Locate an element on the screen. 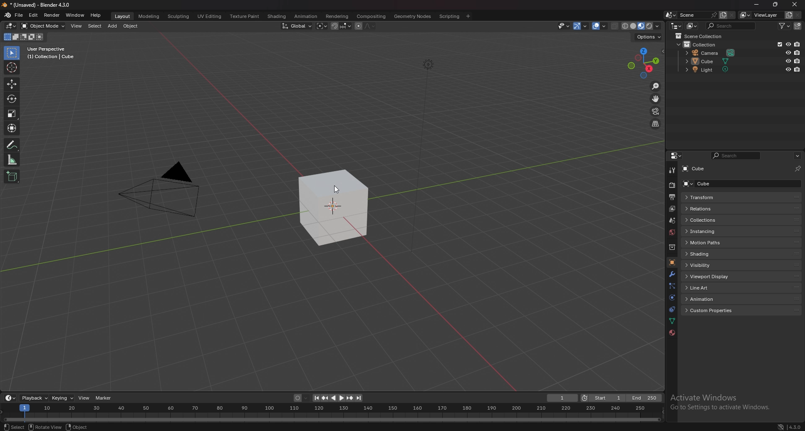  rotate view is located at coordinates (45, 427).